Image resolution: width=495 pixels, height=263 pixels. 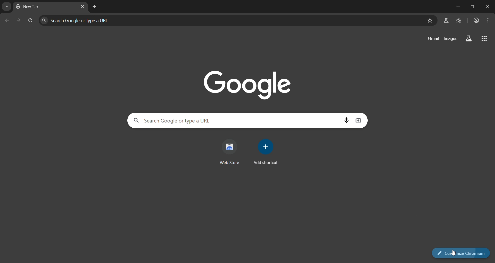 I want to click on images, so click(x=451, y=39).